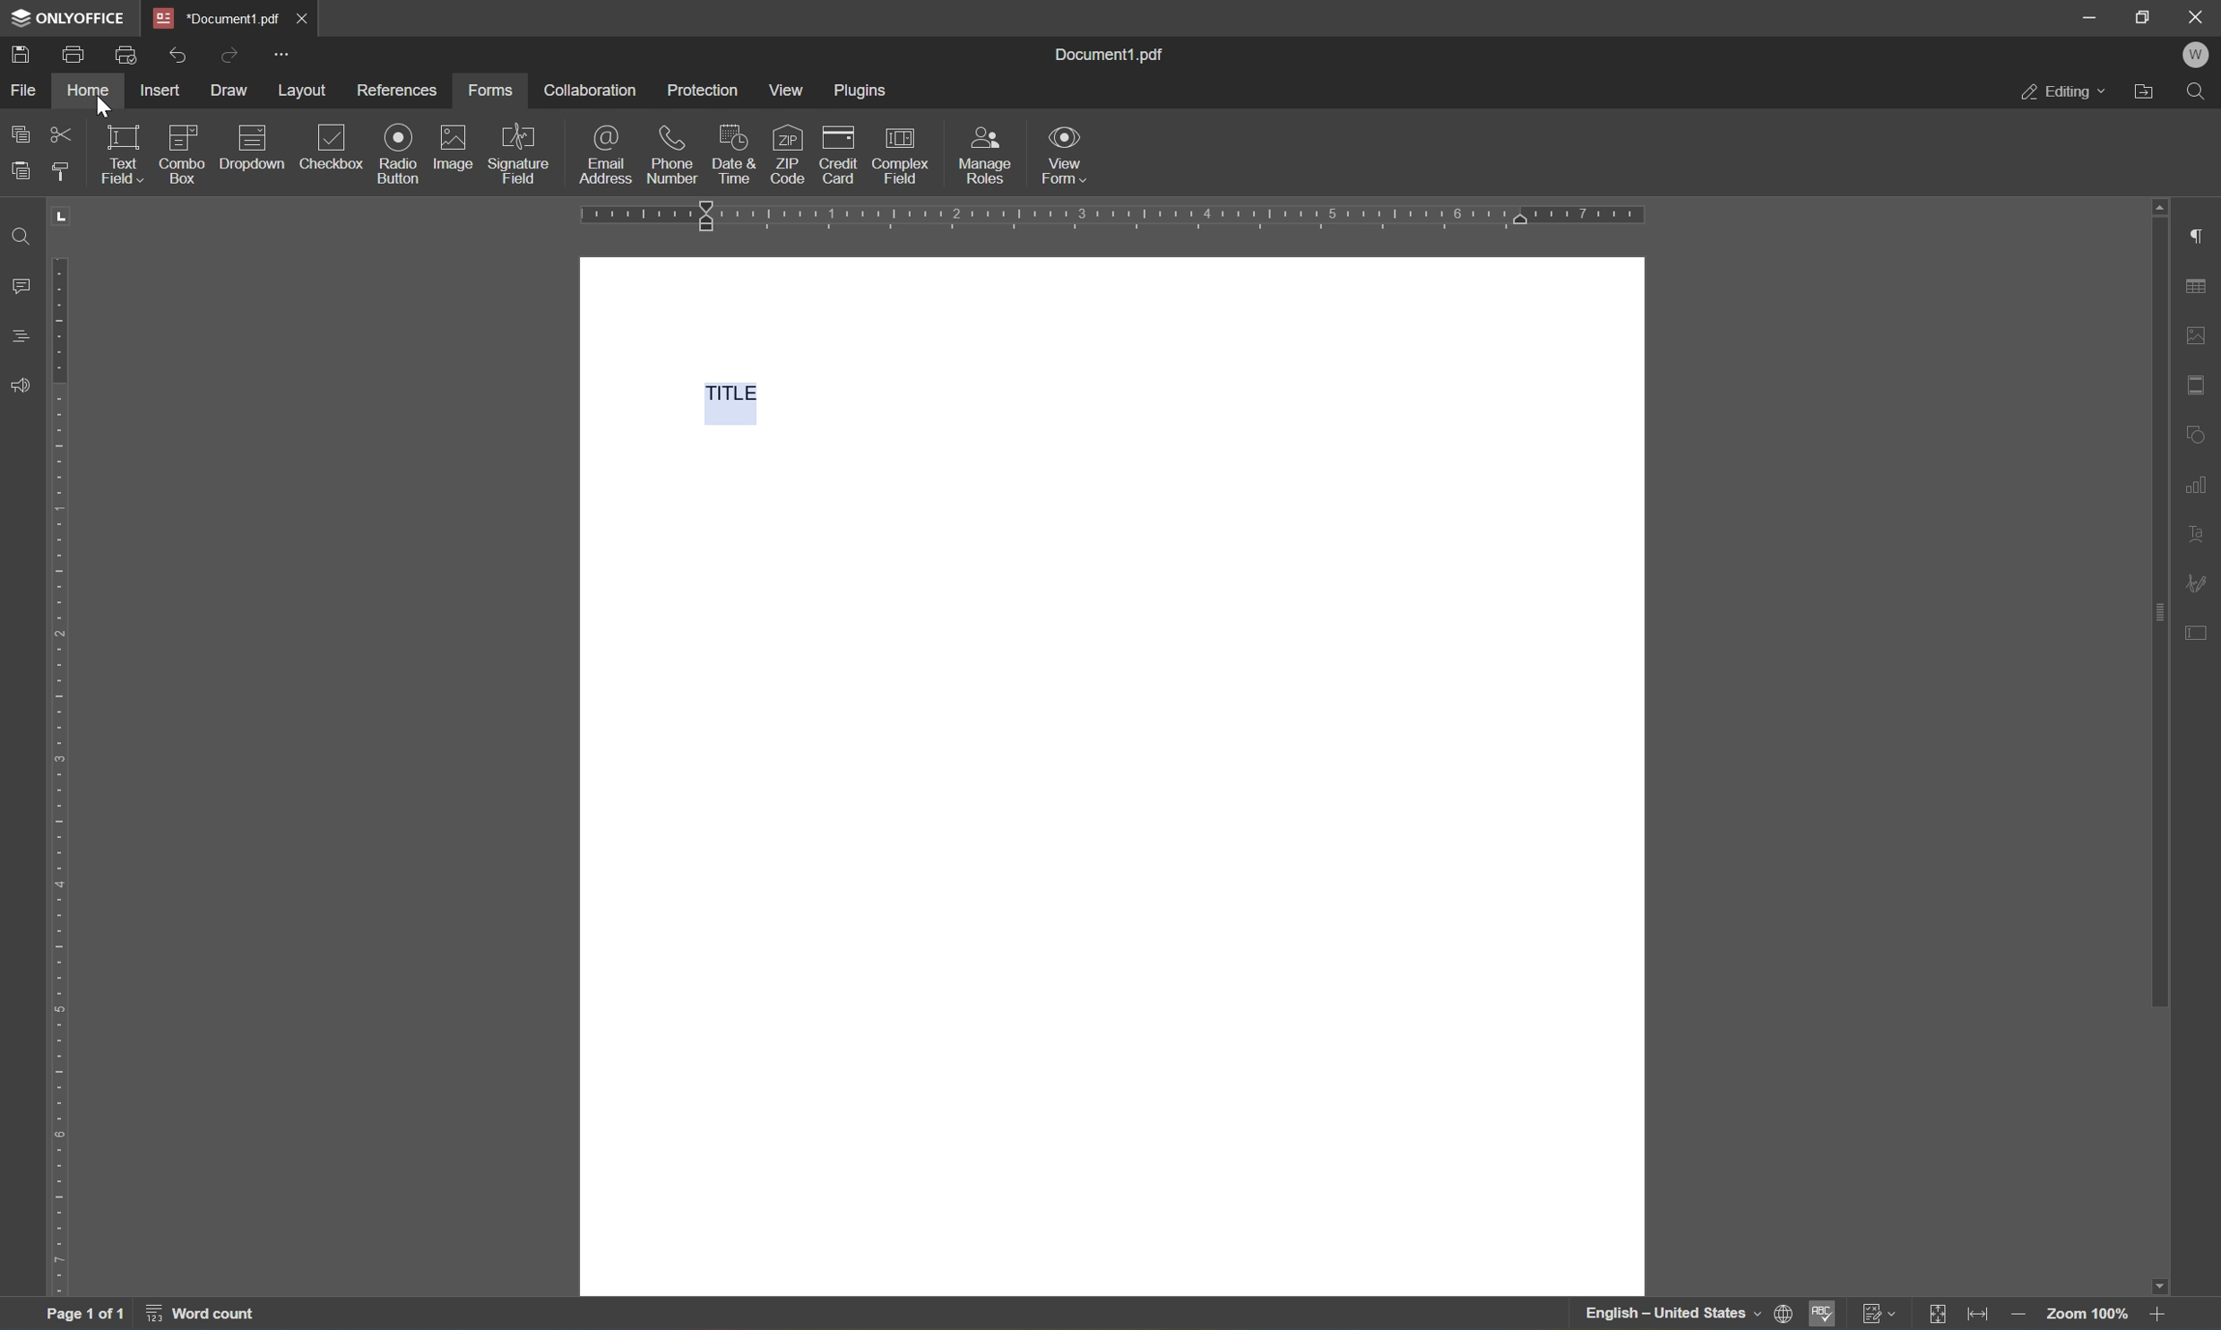 The height and width of the screenshot is (1330, 2221). I want to click on view form, so click(1069, 155).